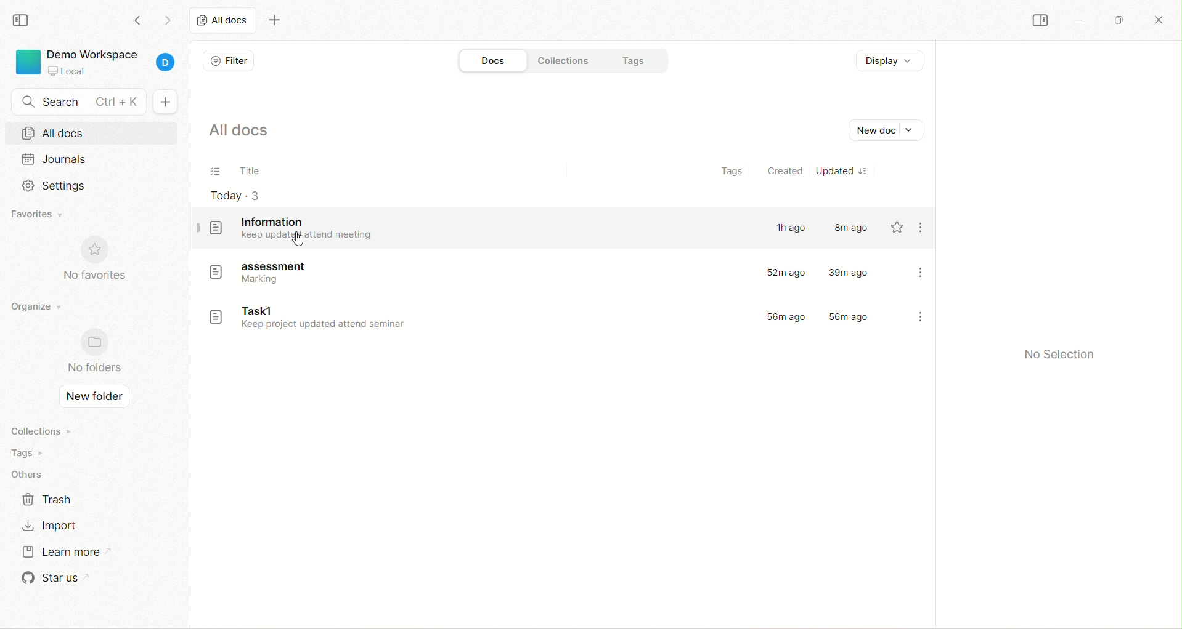 The image size is (1182, 629). What do you see at coordinates (891, 62) in the screenshot?
I see `display` at bounding box center [891, 62].